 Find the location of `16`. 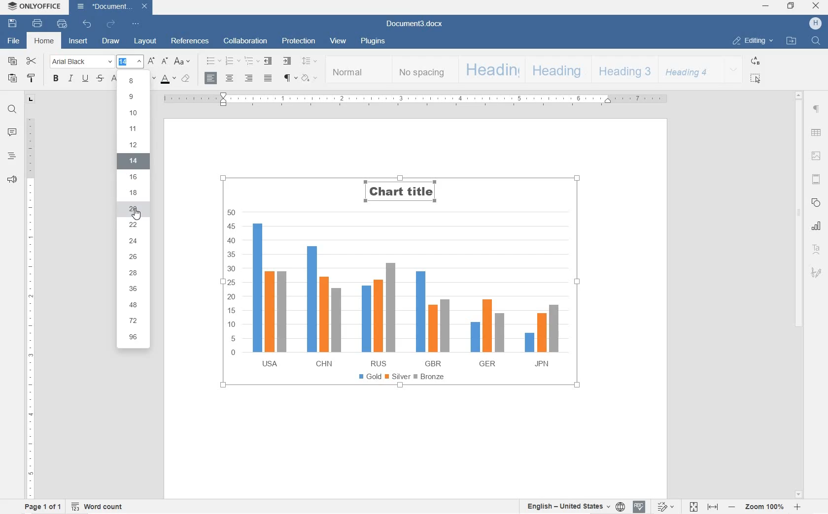

16 is located at coordinates (133, 178).